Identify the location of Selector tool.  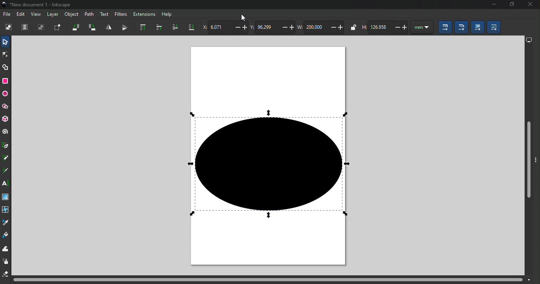
(4, 42).